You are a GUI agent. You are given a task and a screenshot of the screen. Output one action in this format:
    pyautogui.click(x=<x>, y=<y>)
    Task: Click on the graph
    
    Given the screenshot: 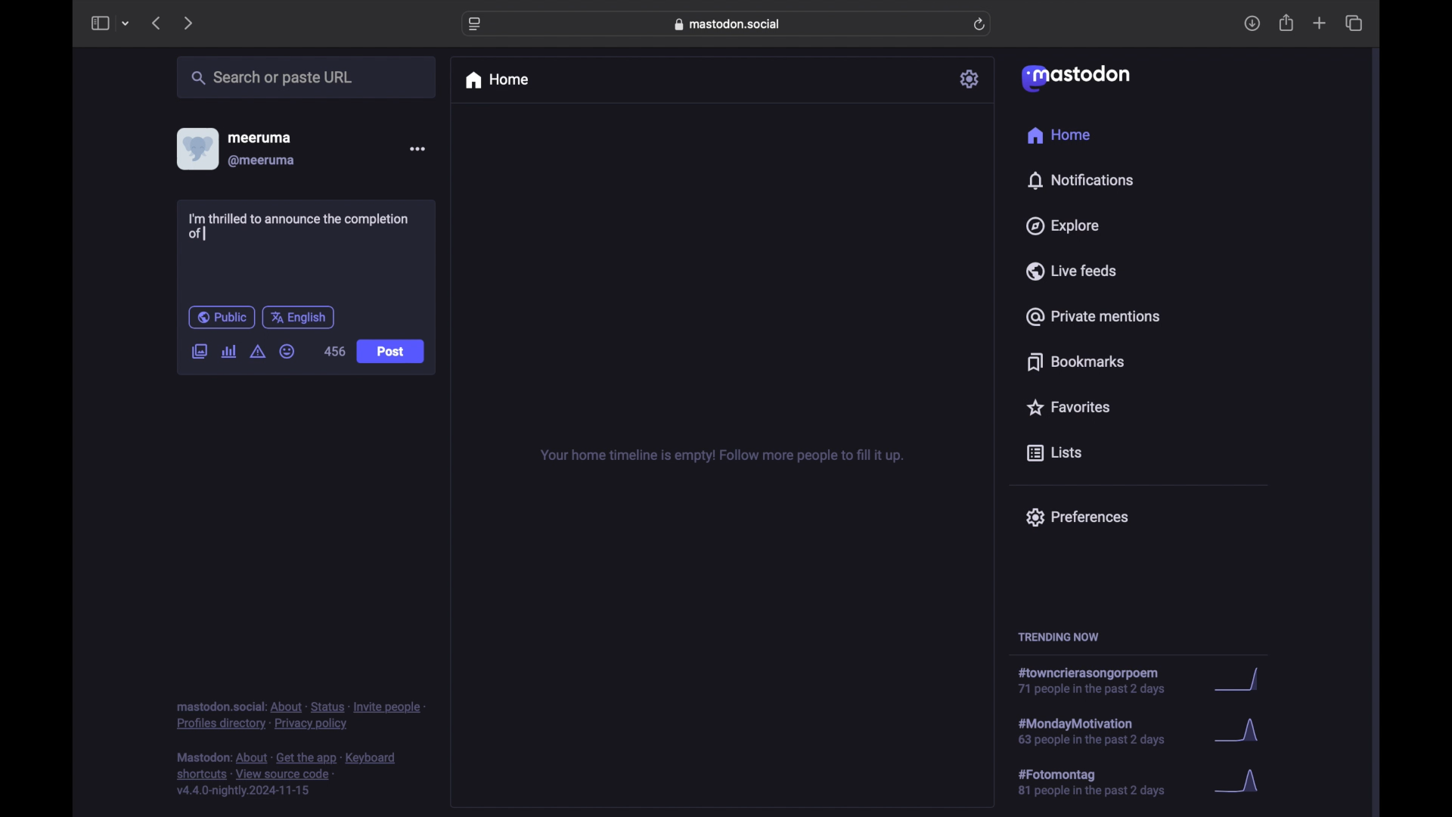 What is the action you would take?
    pyautogui.click(x=1243, y=680)
    